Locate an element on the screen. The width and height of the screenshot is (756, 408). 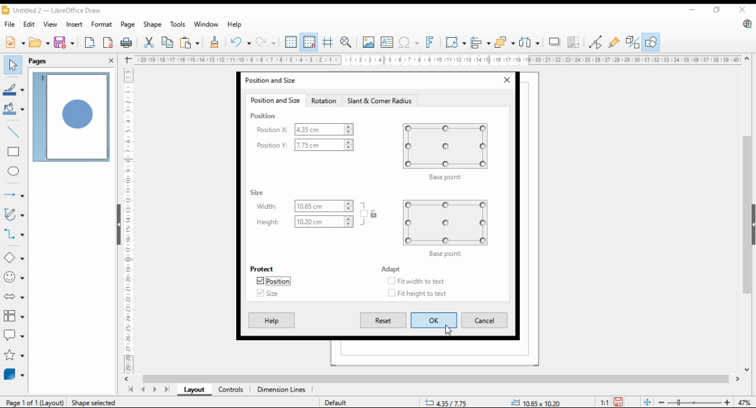
Page 1 of 1 (layout) is located at coordinates (35, 403).